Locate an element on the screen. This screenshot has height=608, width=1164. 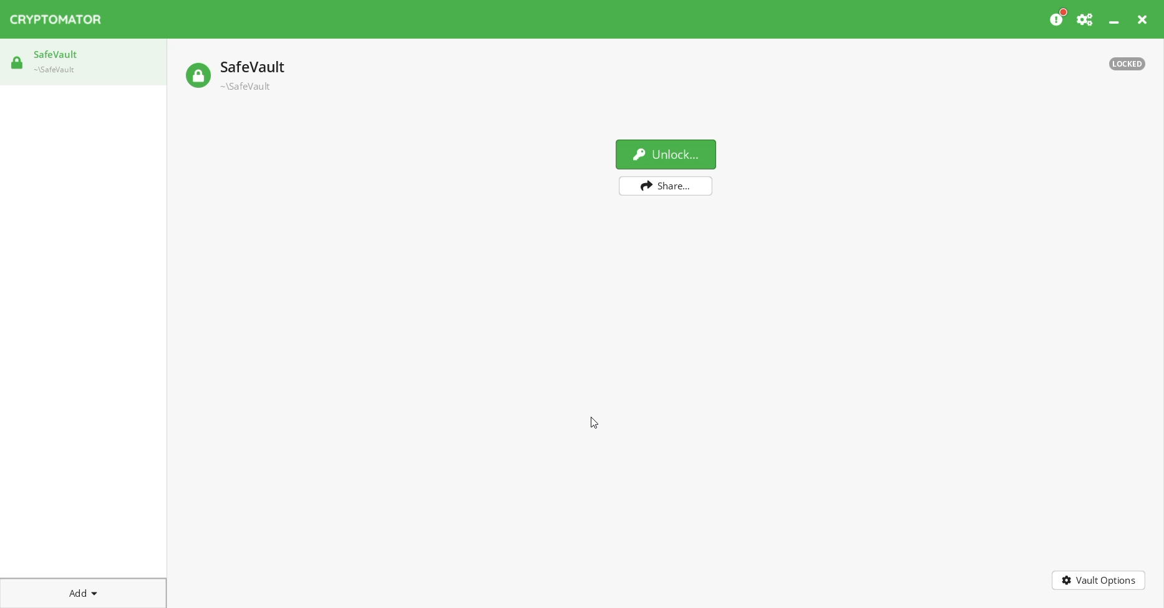
Vault status is located at coordinates (1128, 64).